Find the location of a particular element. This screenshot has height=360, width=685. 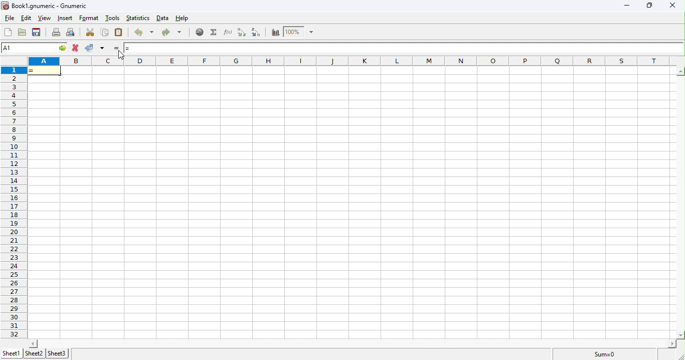

Cursor is located at coordinates (119, 54).